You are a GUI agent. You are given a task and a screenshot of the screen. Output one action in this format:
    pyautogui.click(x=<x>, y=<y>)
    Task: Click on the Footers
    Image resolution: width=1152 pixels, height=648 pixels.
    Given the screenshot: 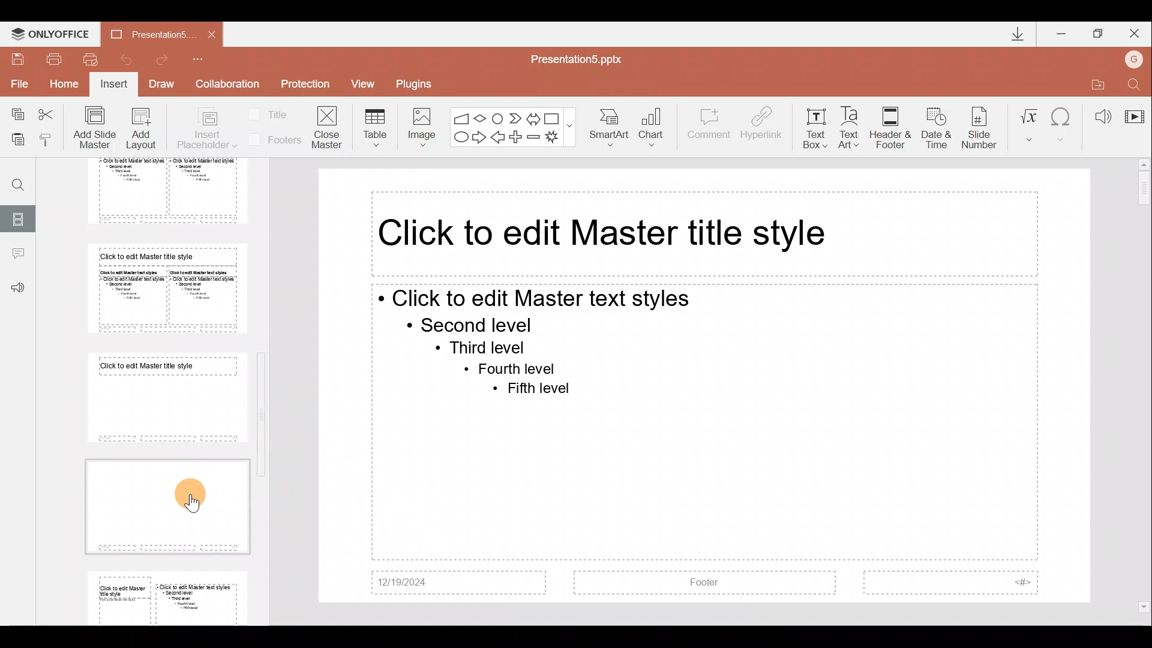 What is the action you would take?
    pyautogui.click(x=273, y=140)
    